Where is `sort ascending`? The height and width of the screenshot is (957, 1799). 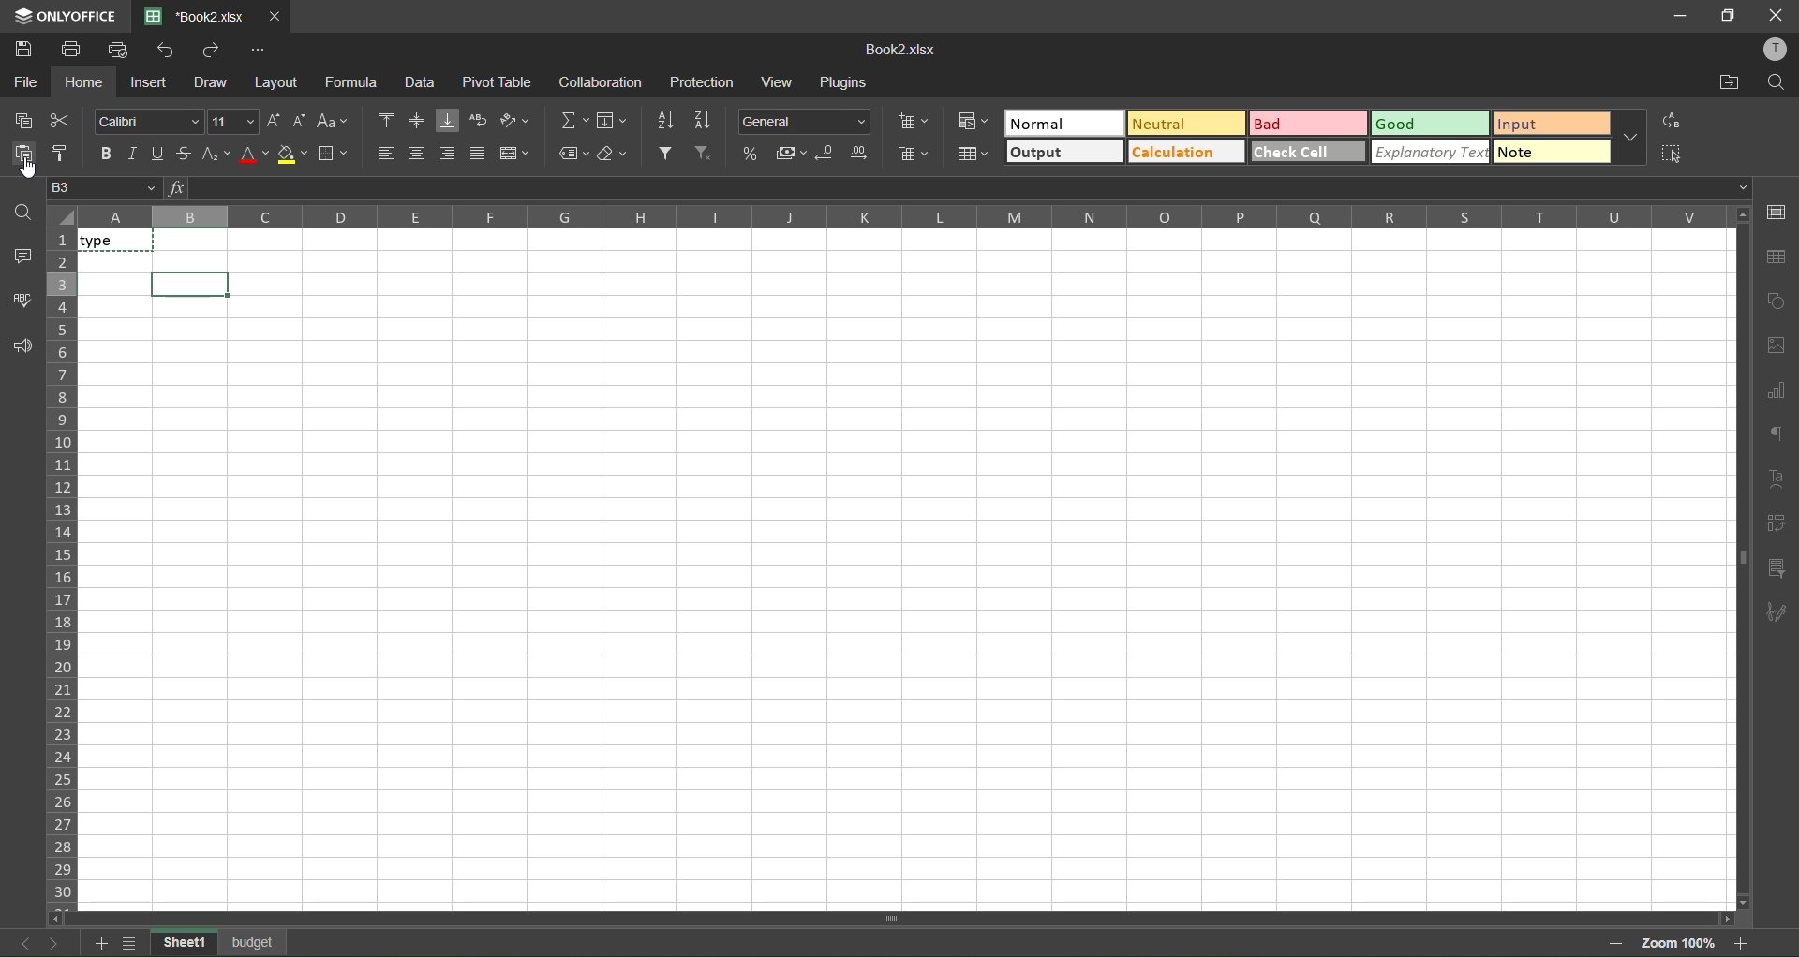 sort ascending is located at coordinates (665, 124).